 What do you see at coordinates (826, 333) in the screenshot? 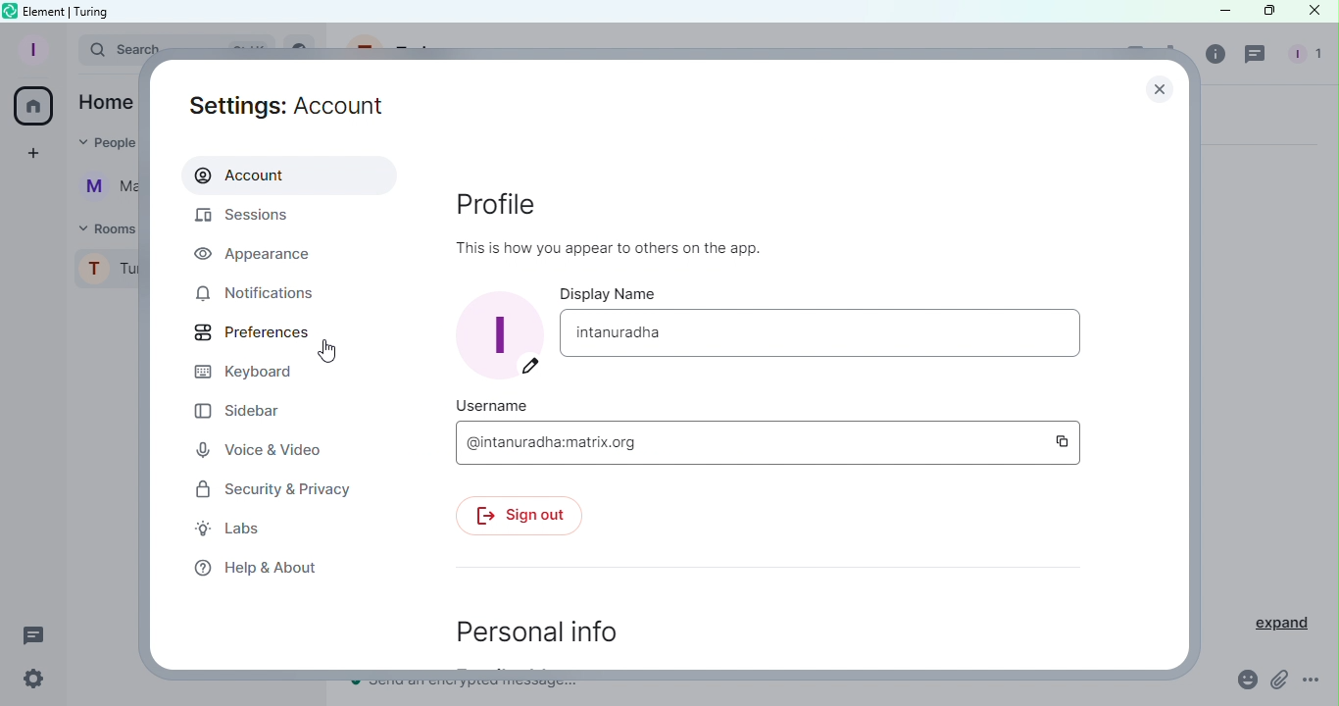
I see `Display name - intanuradha` at bounding box center [826, 333].